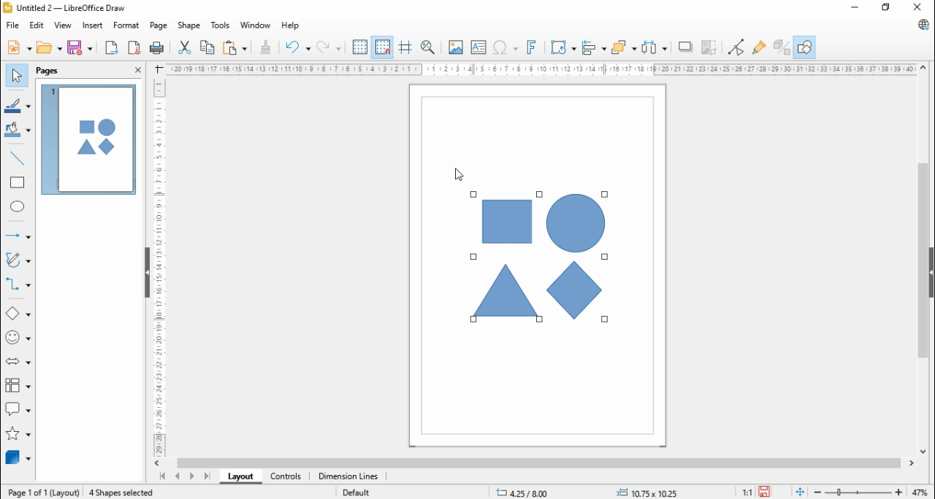  What do you see at coordinates (137, 69) in the screenshot?
I see `close pane` at bounding box center [137, 69].